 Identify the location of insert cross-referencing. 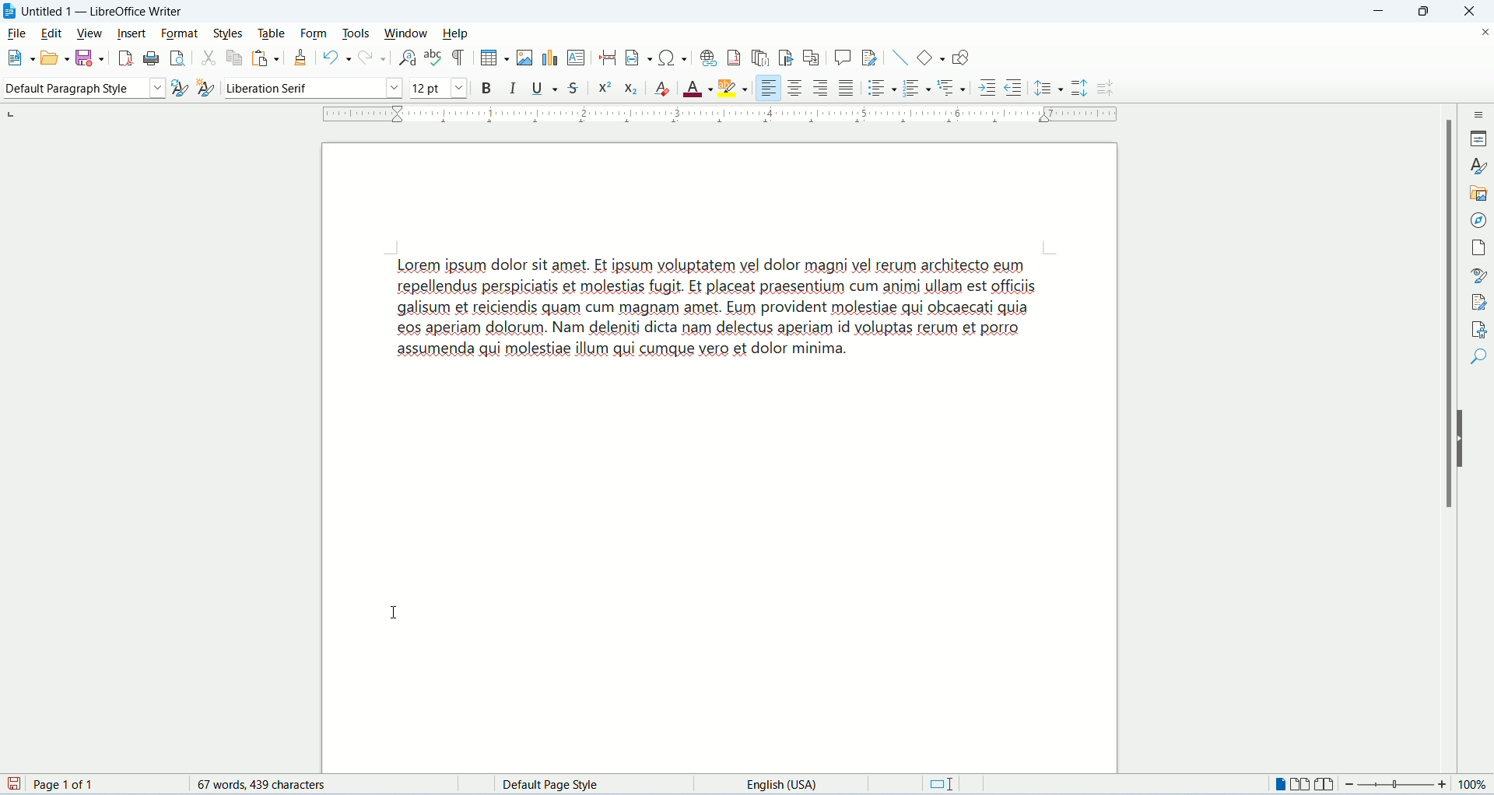
(814, 58).